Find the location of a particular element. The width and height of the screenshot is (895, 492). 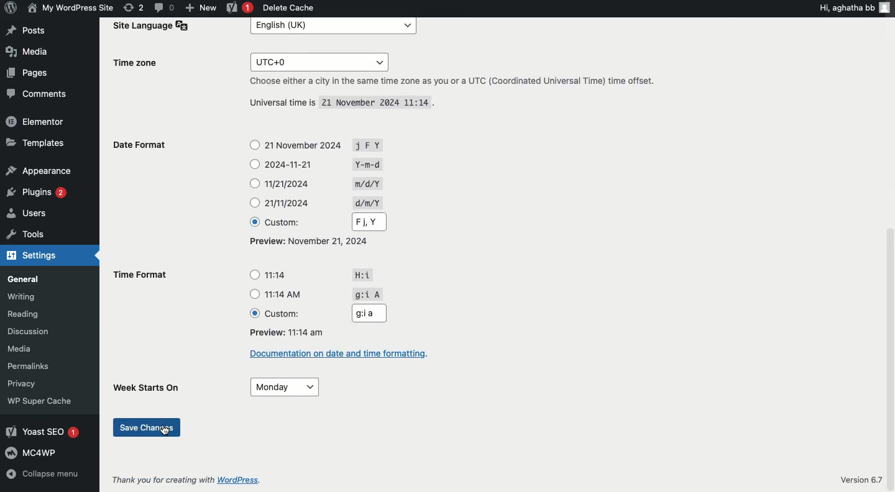

Universal time is 21 November 2024 11:14 is located at coordinates (342, 103).